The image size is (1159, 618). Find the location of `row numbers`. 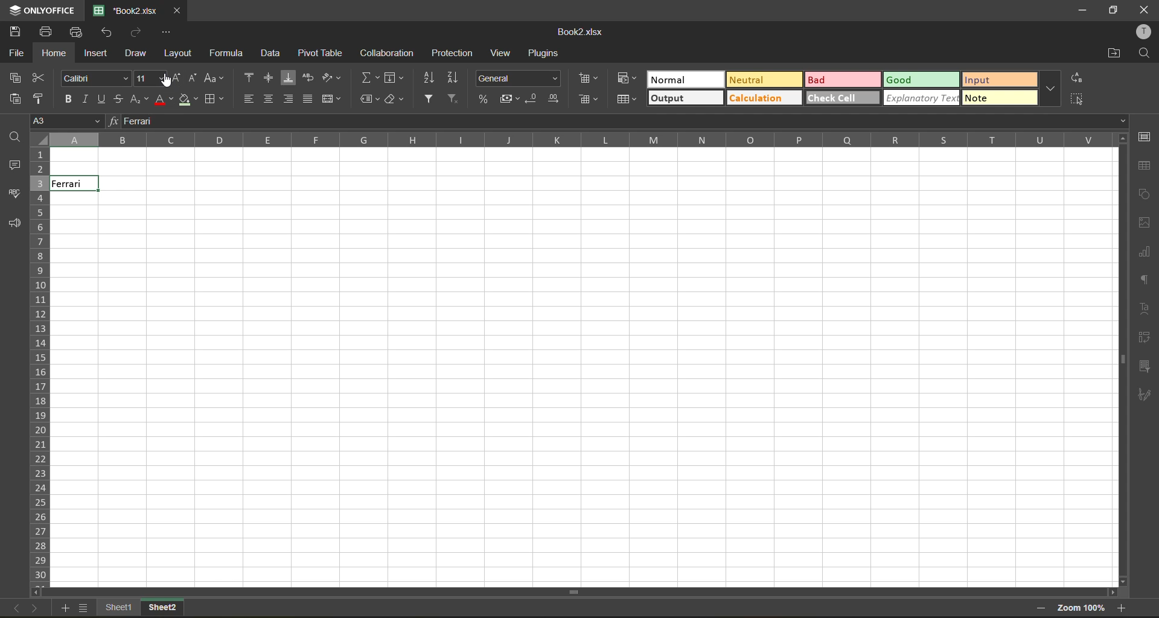

row numbers is located at coordinates (40, 356).